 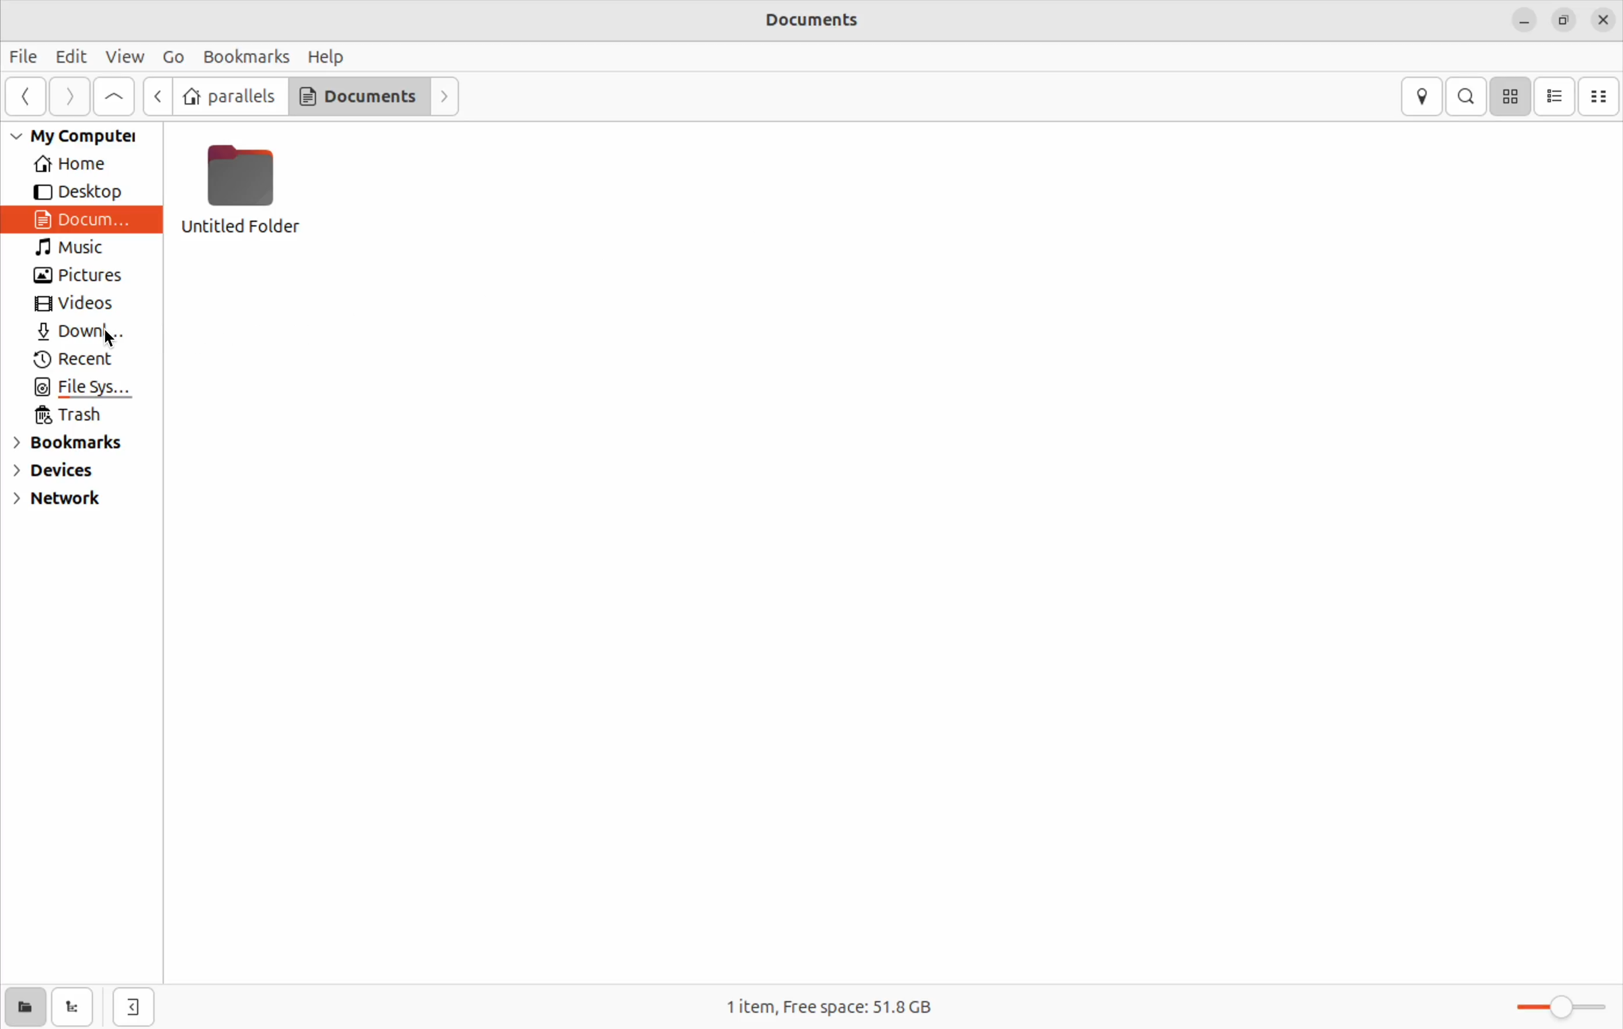 I want to click on minimize, so click(x=1522, y=23).